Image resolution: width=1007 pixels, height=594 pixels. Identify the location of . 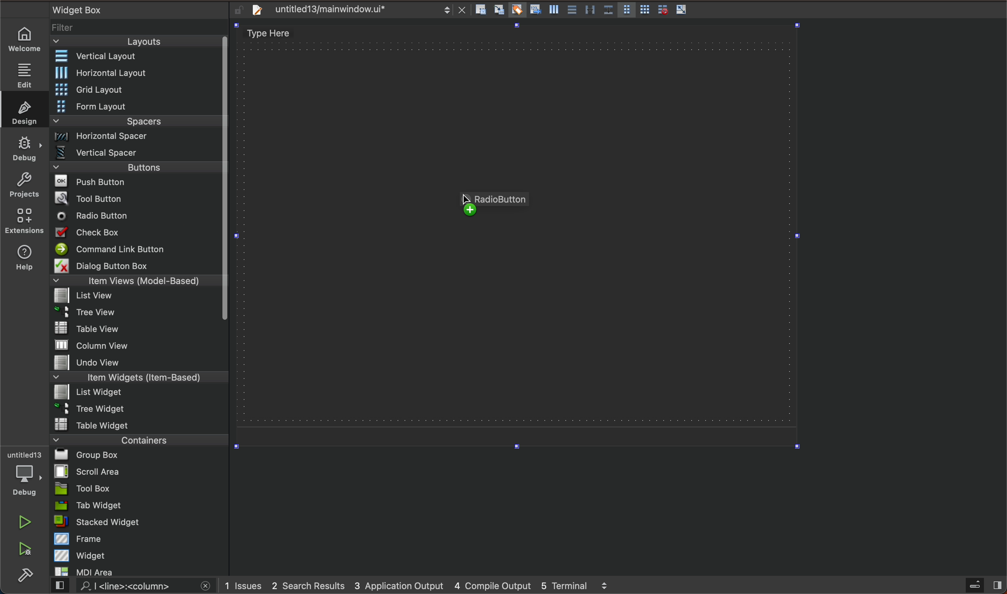
(682, 10).